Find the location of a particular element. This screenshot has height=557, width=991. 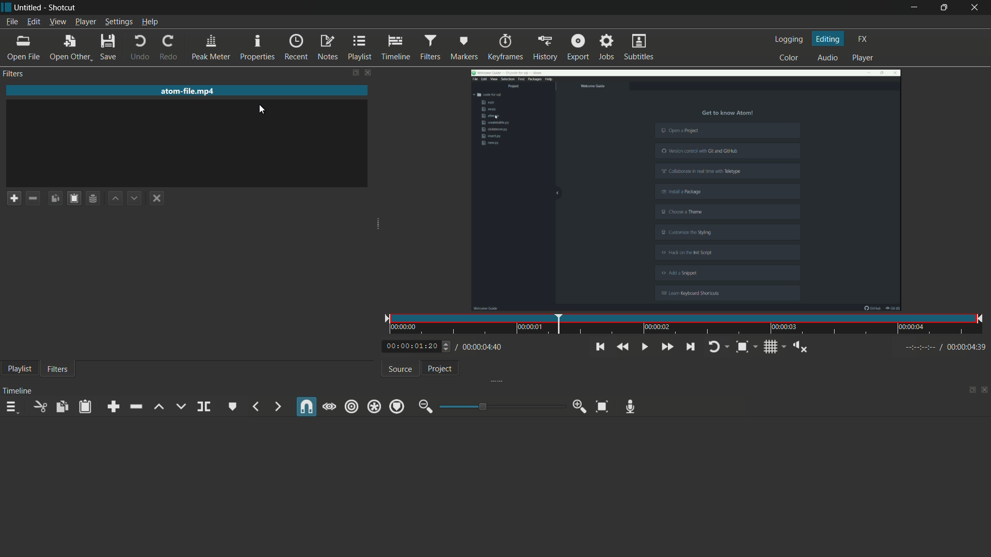

change layout is located at coordinates (968, 390).